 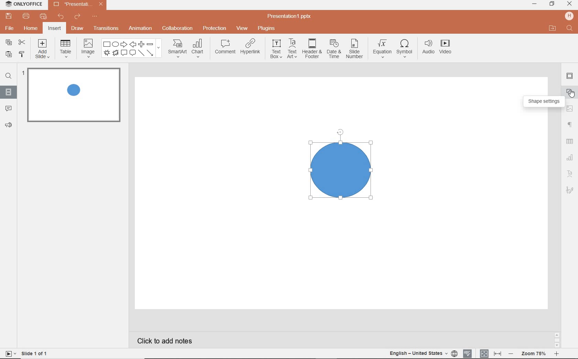 I want to click on chart, so click(x=198, y=49).